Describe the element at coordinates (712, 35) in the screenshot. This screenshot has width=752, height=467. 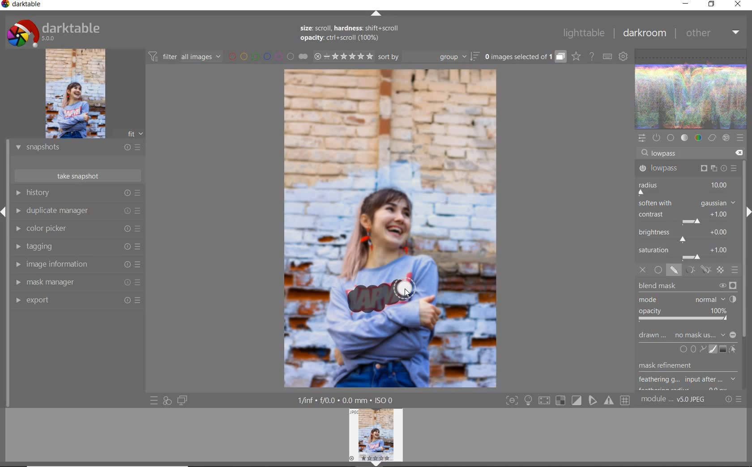
I see `other` at that location.